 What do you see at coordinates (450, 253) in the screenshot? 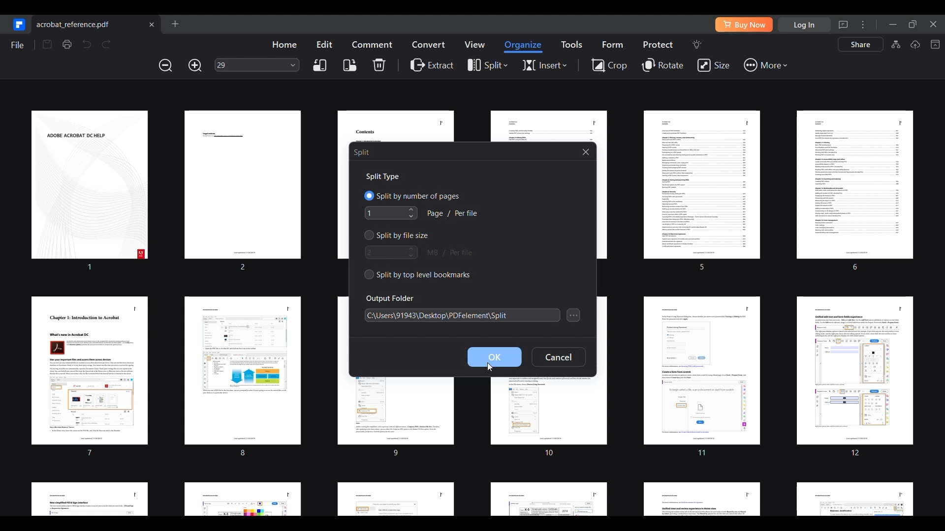
I see `MB per file` at bounding box center [450, 253].